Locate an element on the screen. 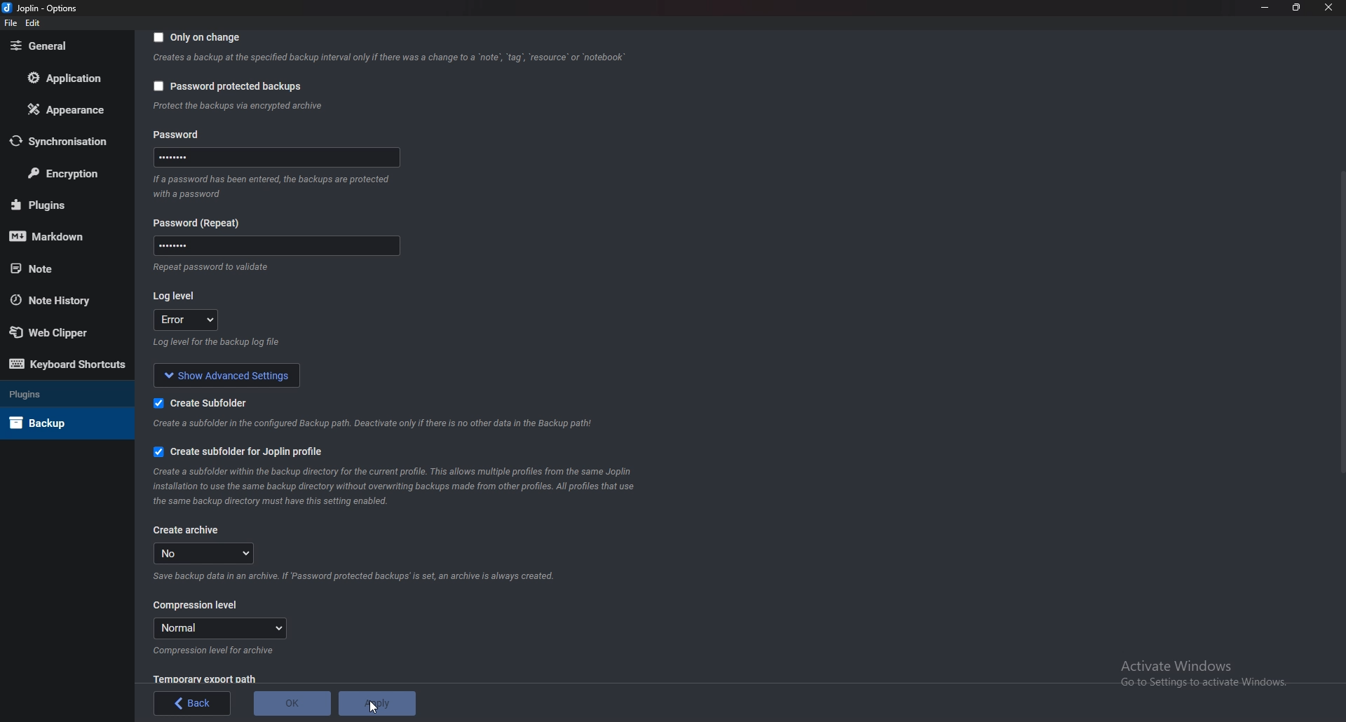 This screenshot has height=722, width=1346. Info is located at coordinates (360, 575).